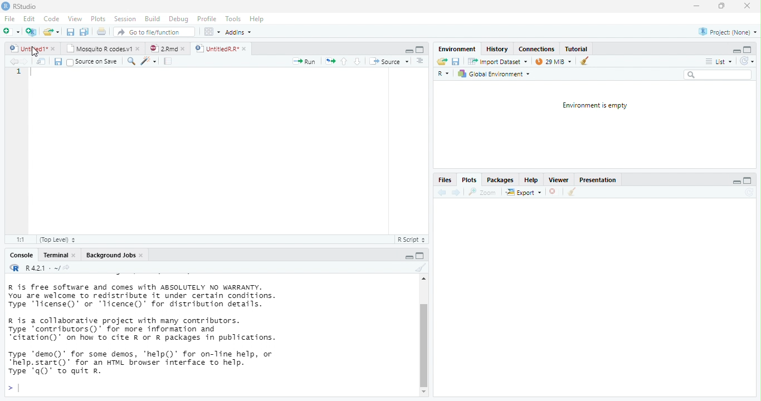 This screenshot has width=761, height=401. I want to click on maximize, so click(747, 181).